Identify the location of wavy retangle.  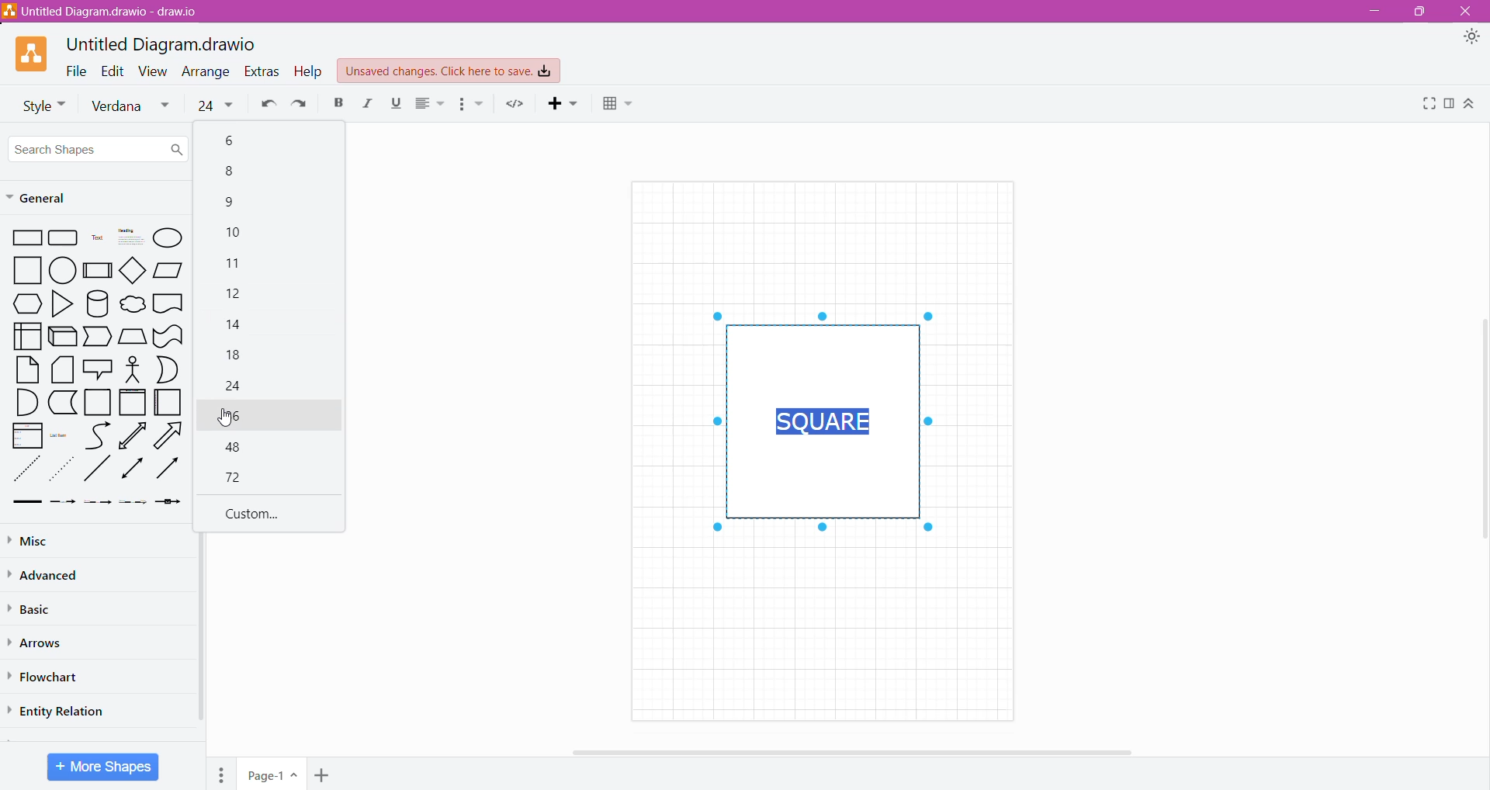
(170, 335).